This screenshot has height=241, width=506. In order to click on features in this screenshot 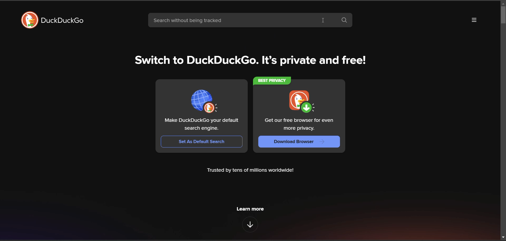, I will do `click(250, 224)`.